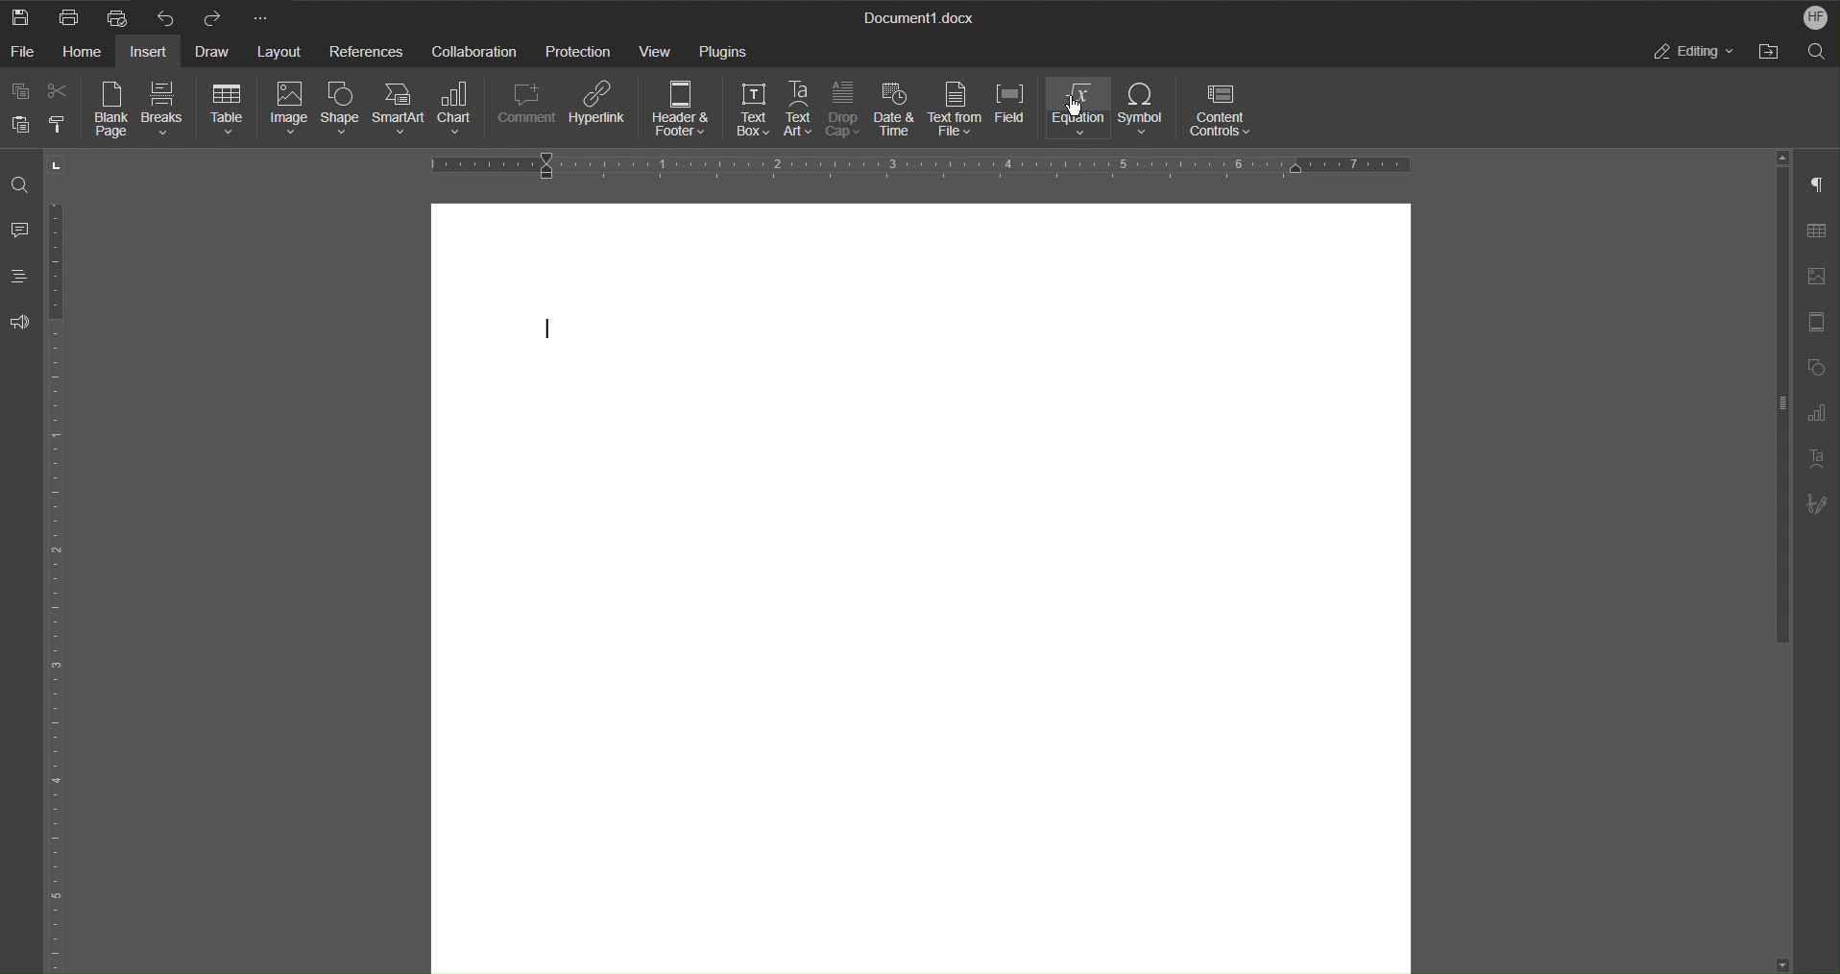  Describe the element at coordinates (1688, 54) in the screenshot. I see `Editing` at that location.